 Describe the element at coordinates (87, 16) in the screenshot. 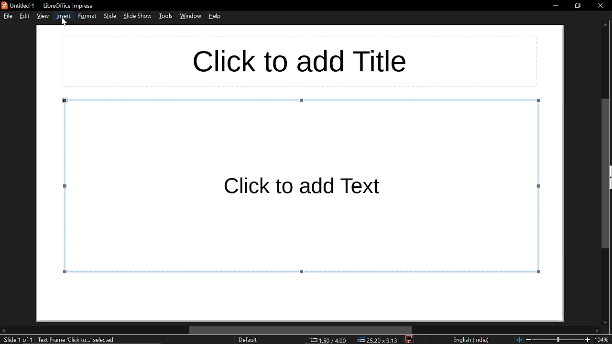

I see `format` at that location.